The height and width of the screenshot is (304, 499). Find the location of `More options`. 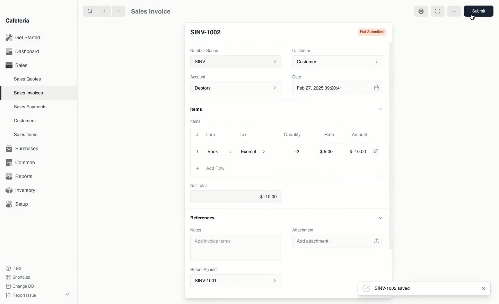

More options is located at coordinates (455, 10).